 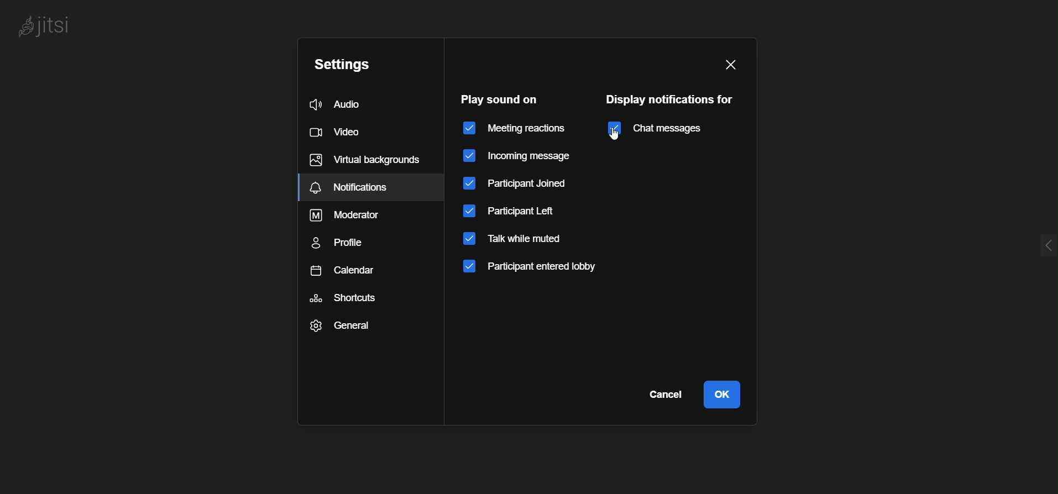 I want to click on cancel, so click(x=659, y=398).